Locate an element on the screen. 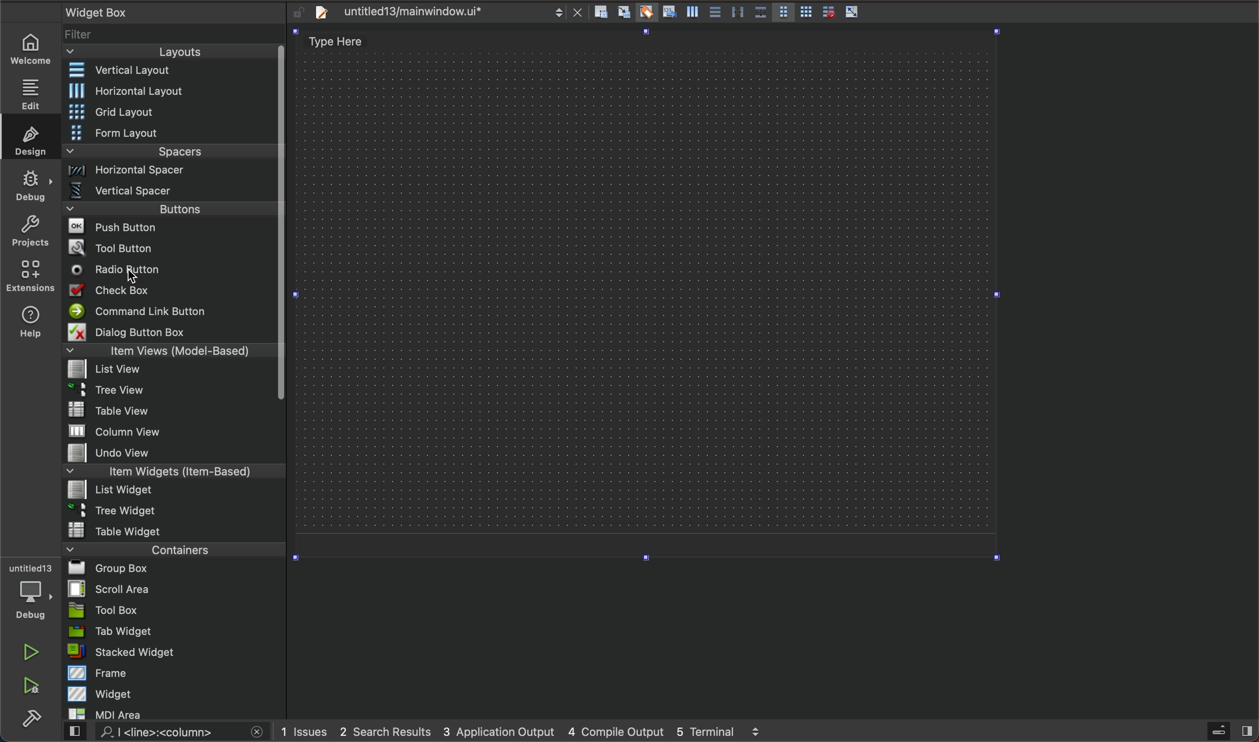 This screenshot has height=742, width=1259.  is located at coordinates (783, 13).